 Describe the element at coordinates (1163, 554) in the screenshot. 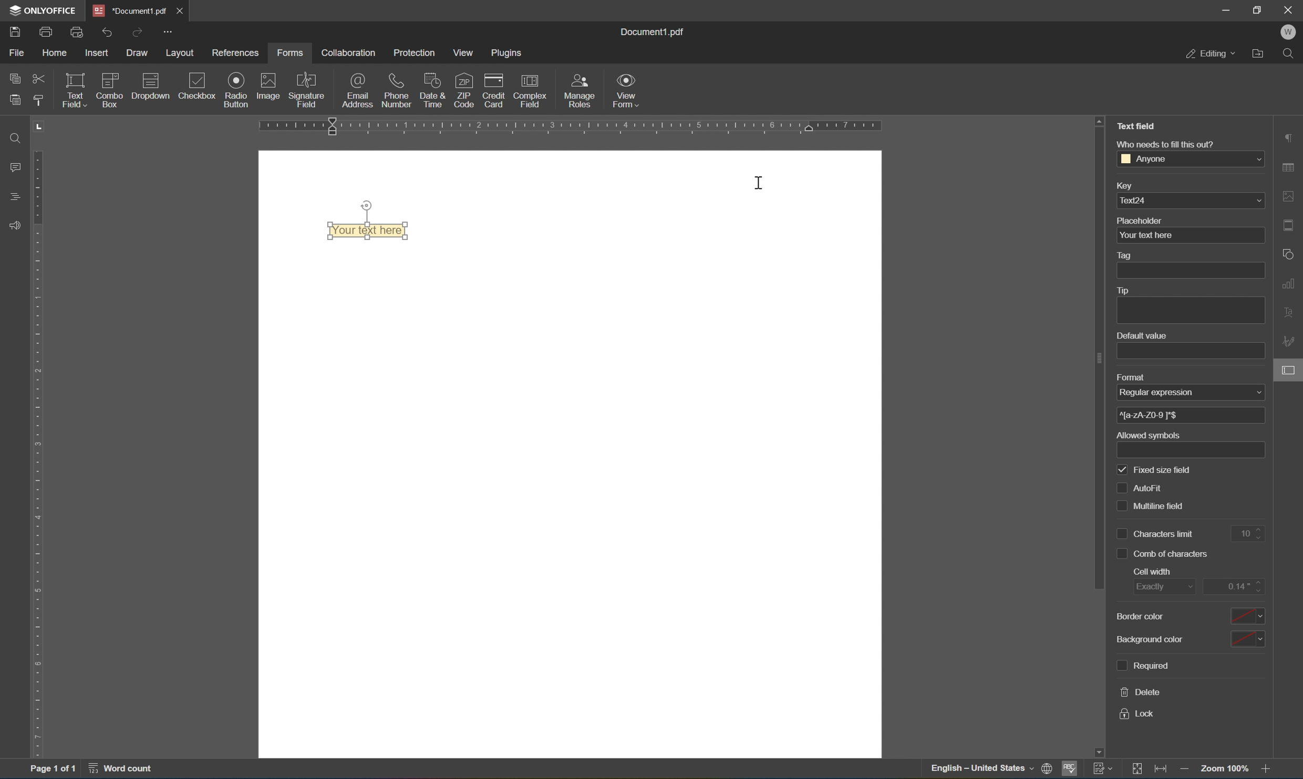

I see `comb of characters` at that location.